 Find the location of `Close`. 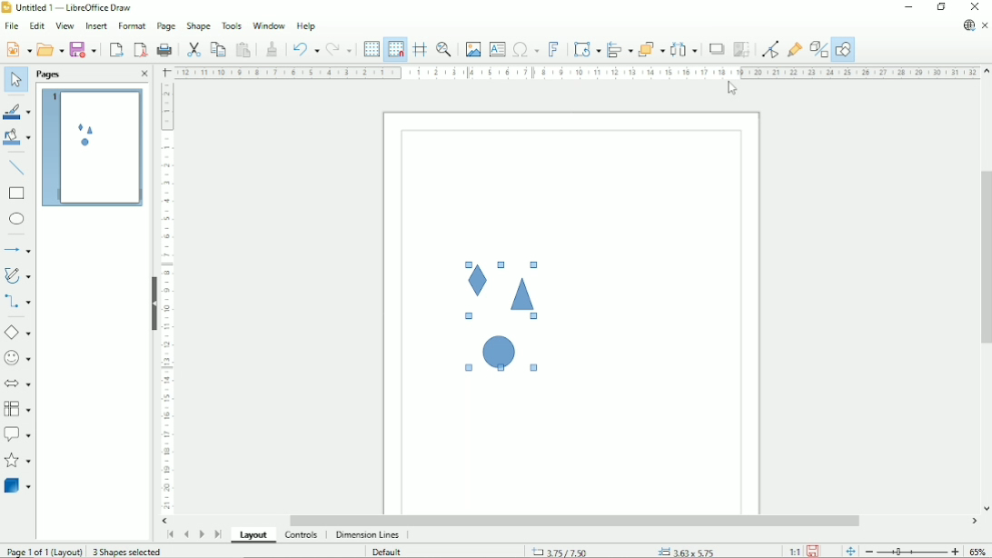

Close is located at coordinates (976, 7).